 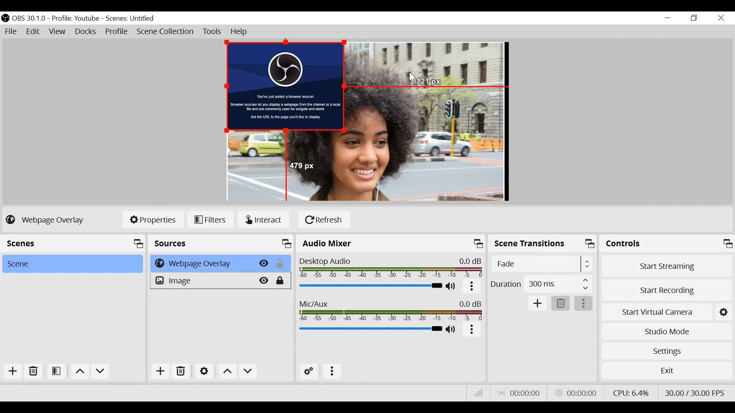 I want to click on Move down, so click(x=101, y=372).